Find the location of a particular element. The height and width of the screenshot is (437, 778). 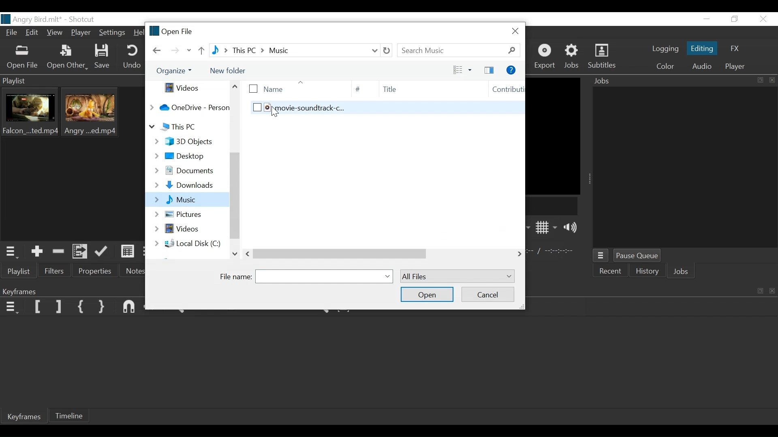

Jobs is located at coordinates (682, 272).